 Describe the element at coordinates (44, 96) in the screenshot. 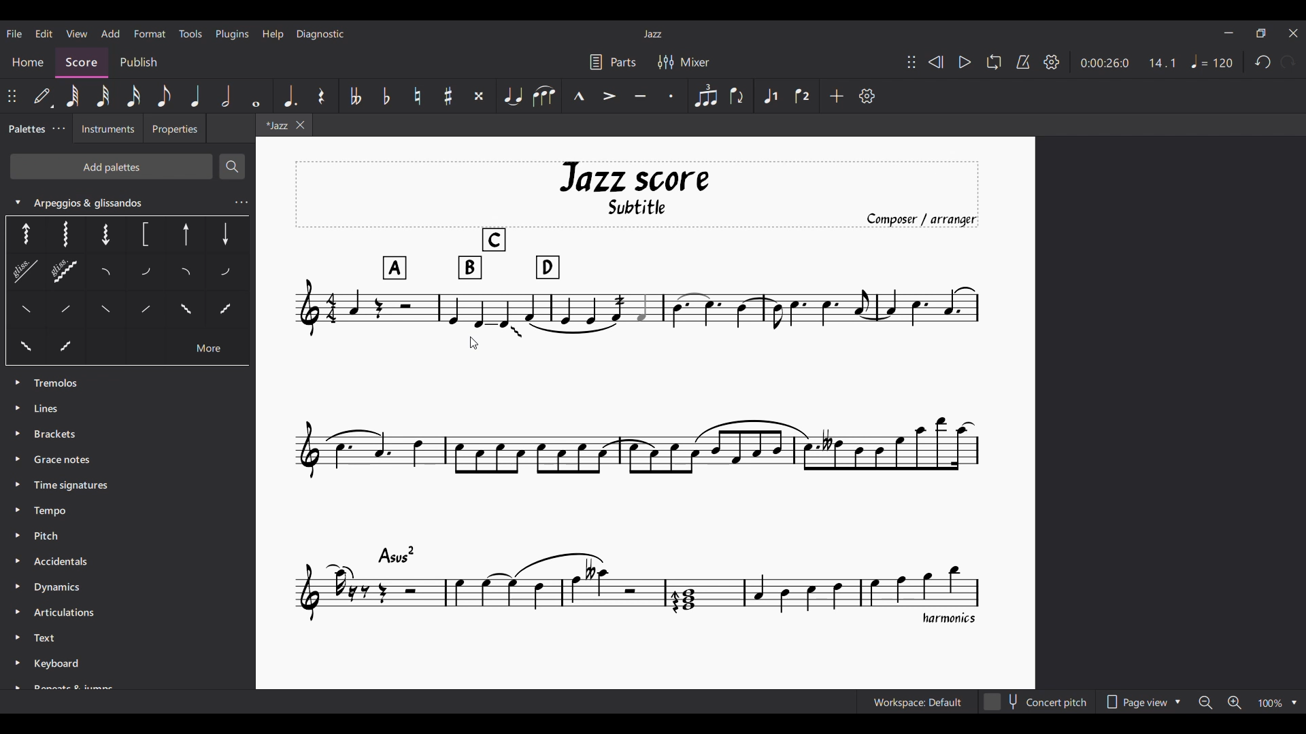

I see `Default` at that location.